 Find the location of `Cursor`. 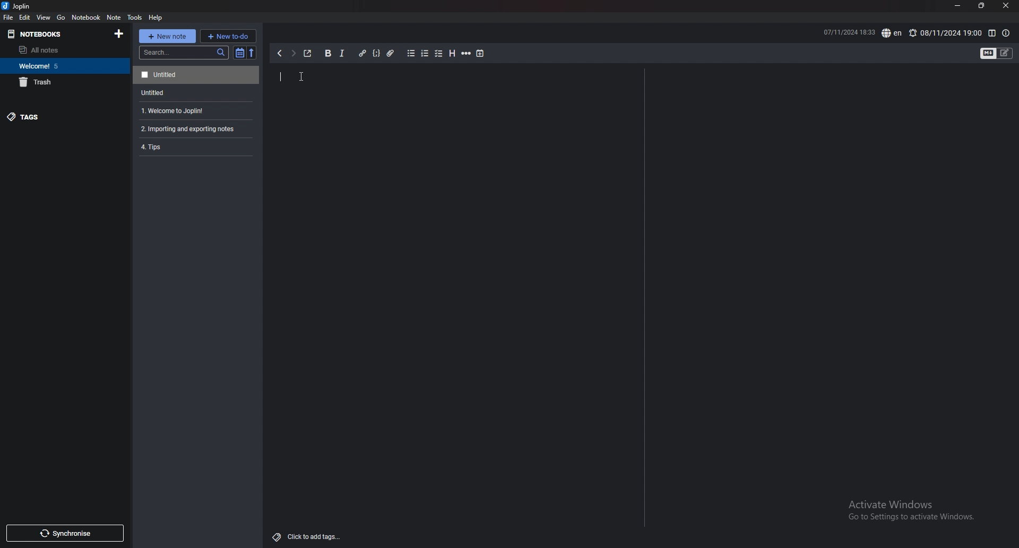

Cursor is located at coordinates (301, 76).